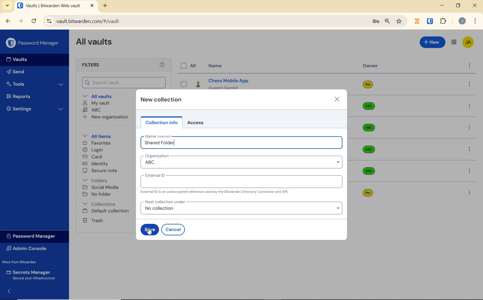  Describe the element at coordinates (475, 21) in the screenshot. I see `customize Google chrome` at that location.